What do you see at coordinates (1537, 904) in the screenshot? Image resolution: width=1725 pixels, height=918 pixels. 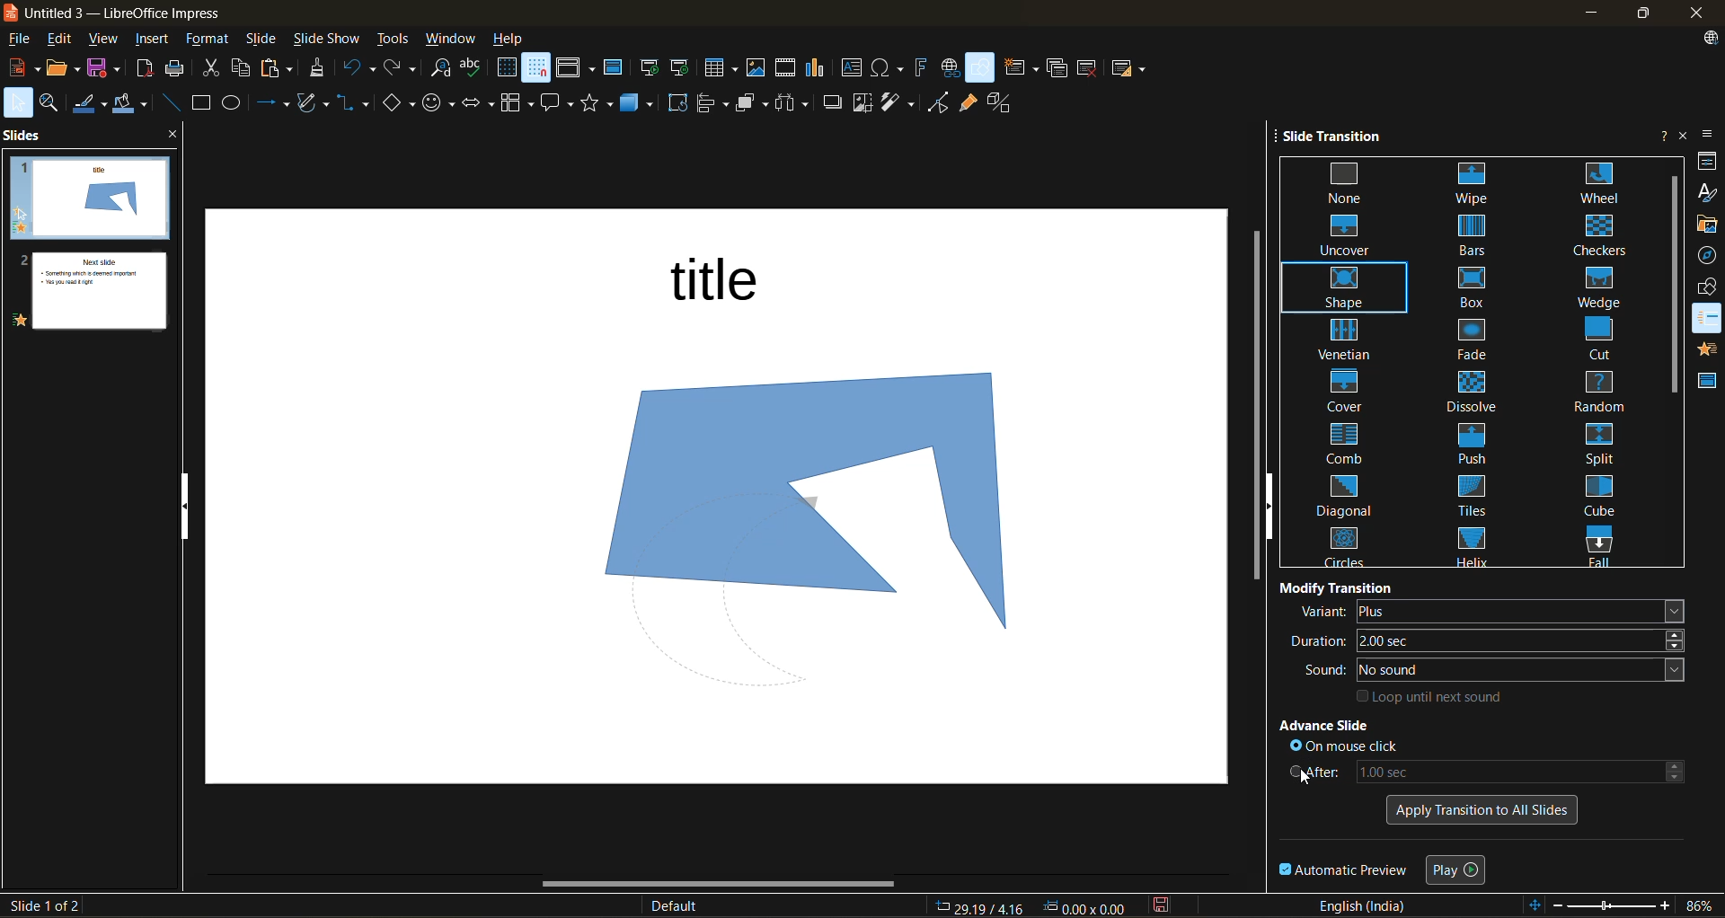 I see `fit to slide` at bounding box center [1537, 904].